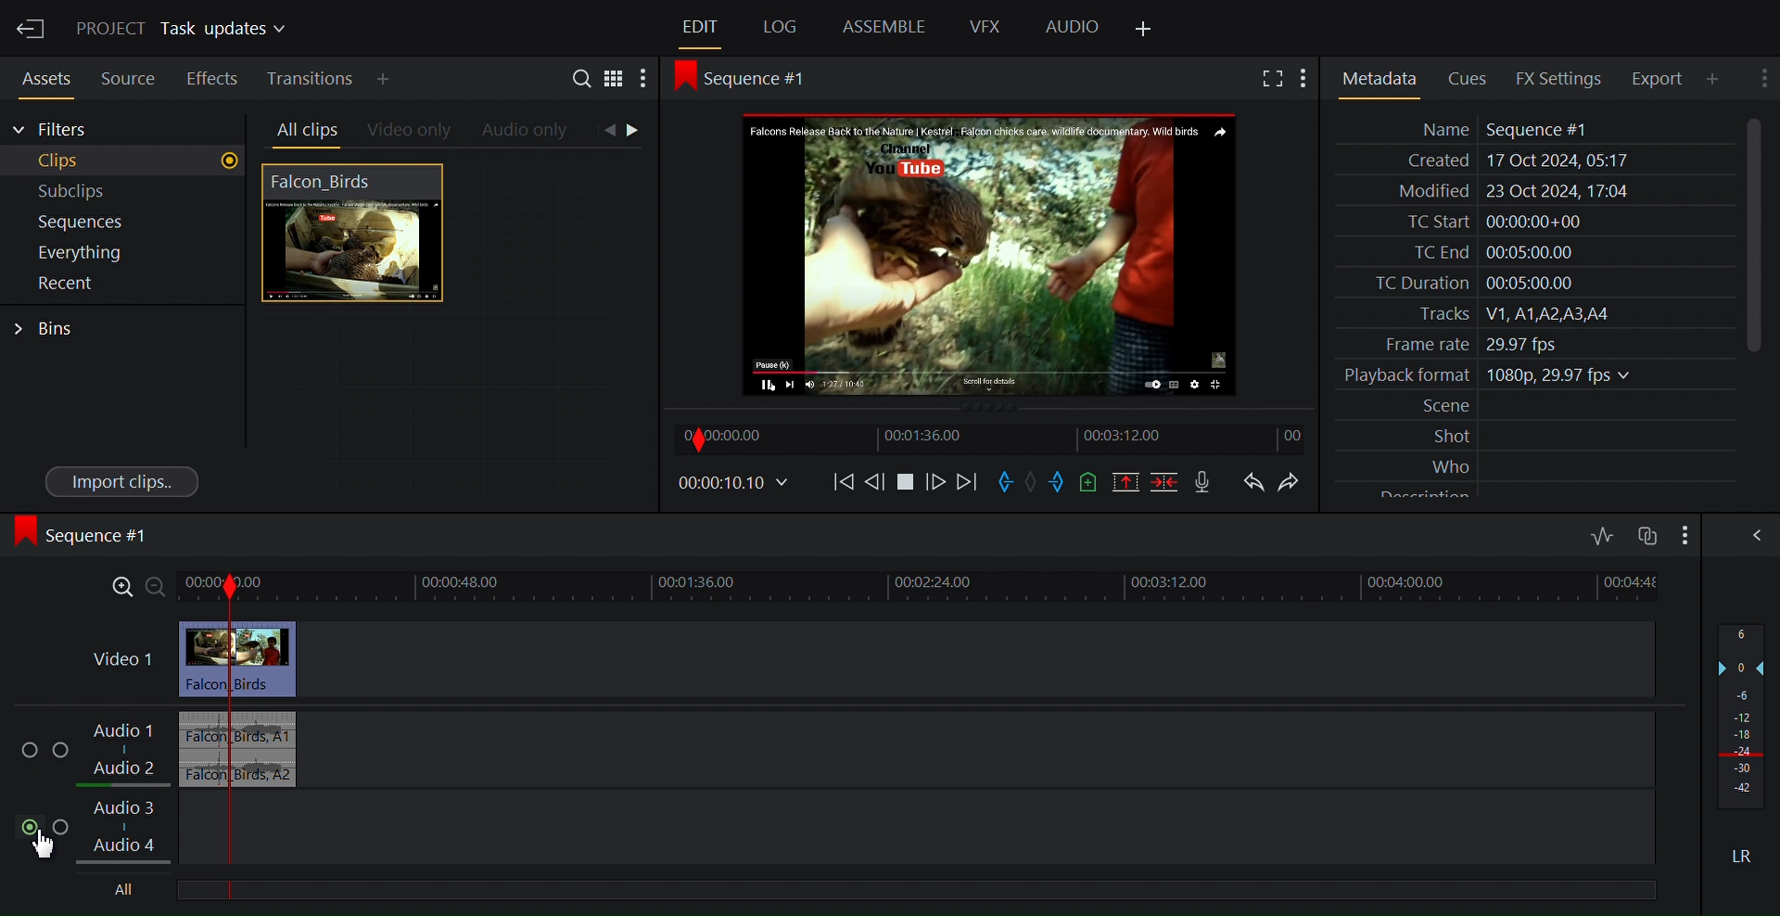 The height and width of the screenshot is (916, 1780). I want to click on Toggle audio track sync, so click(1646, 536).